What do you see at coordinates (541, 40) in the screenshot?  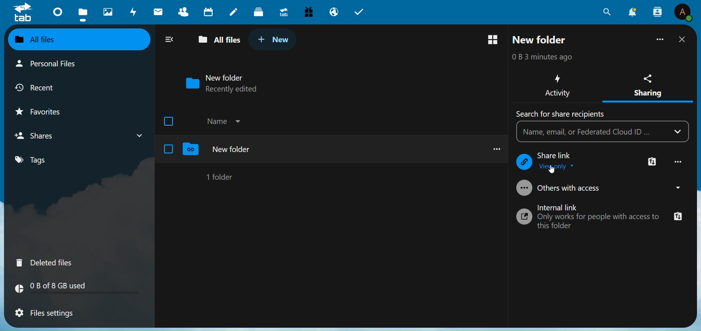 I see `New Folder` at bounding box center [541, 40].